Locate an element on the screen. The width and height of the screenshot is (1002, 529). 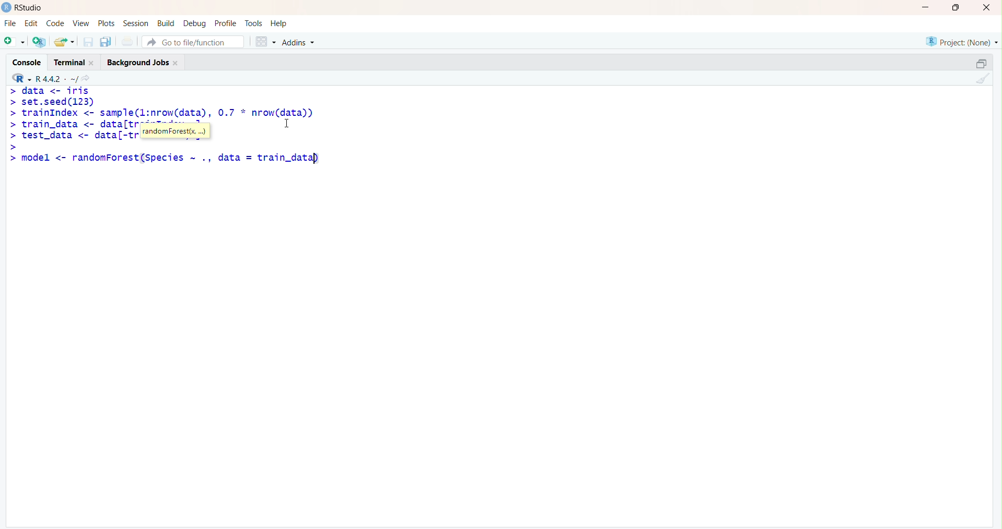
Prompt cursor is located at coordinates (13, 146).